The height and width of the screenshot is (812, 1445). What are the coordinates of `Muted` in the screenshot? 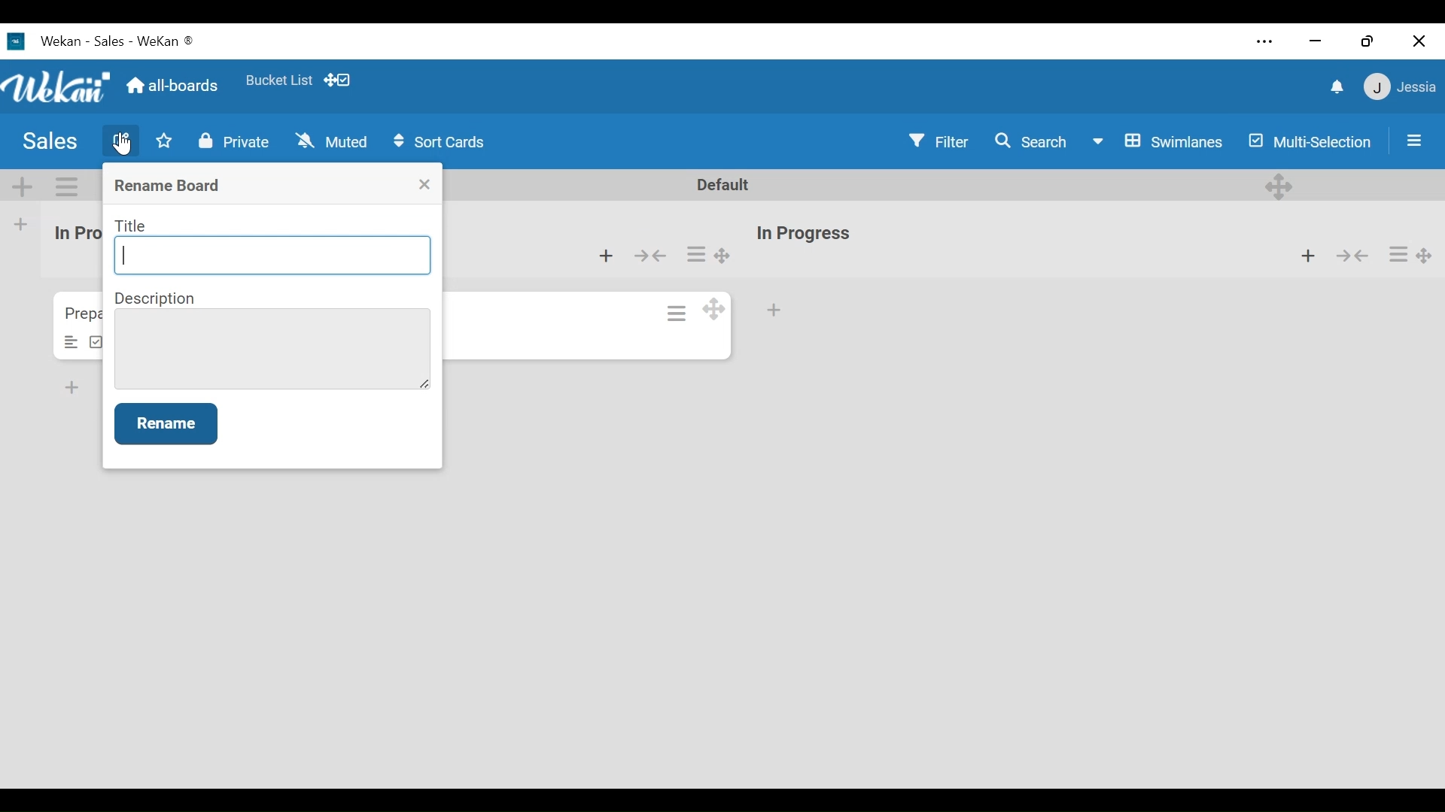 It's located at (333, 141).